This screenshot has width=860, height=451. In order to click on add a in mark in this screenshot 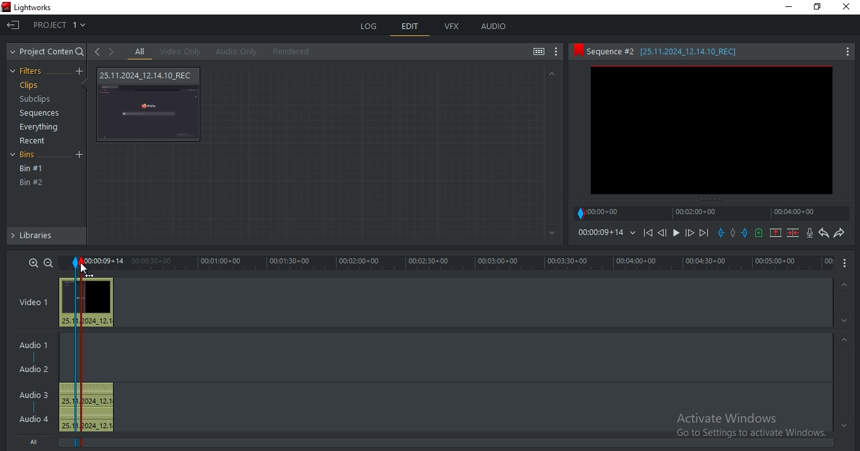, I will do `click(722, 233)`.